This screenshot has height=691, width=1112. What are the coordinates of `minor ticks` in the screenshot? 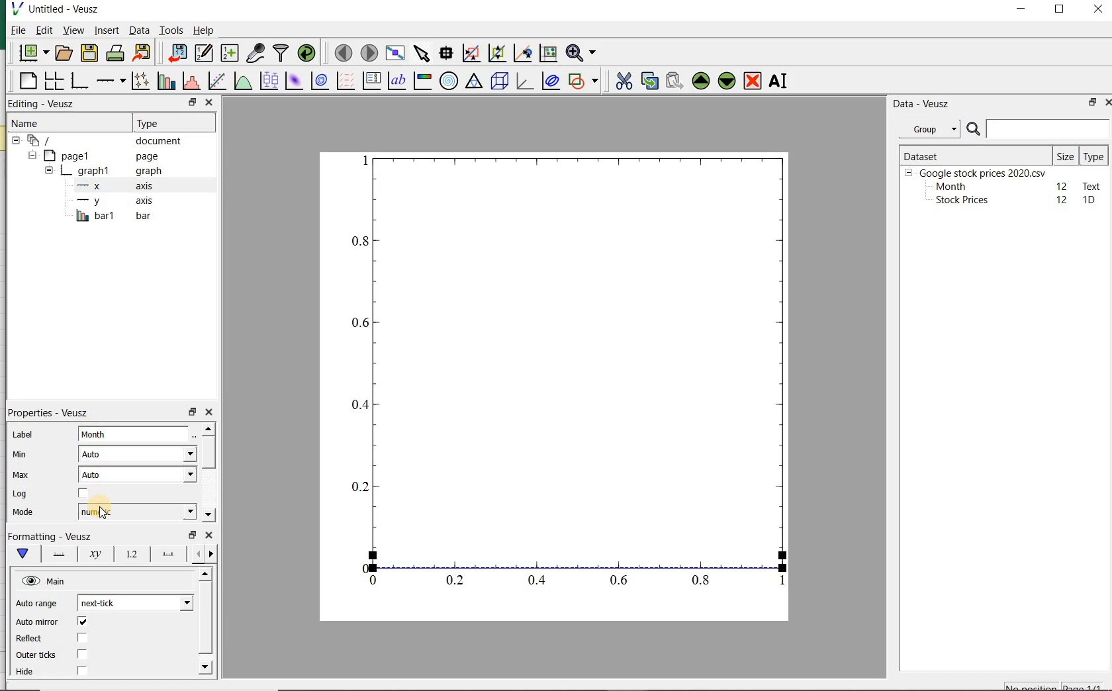 It's located at (203, 555).